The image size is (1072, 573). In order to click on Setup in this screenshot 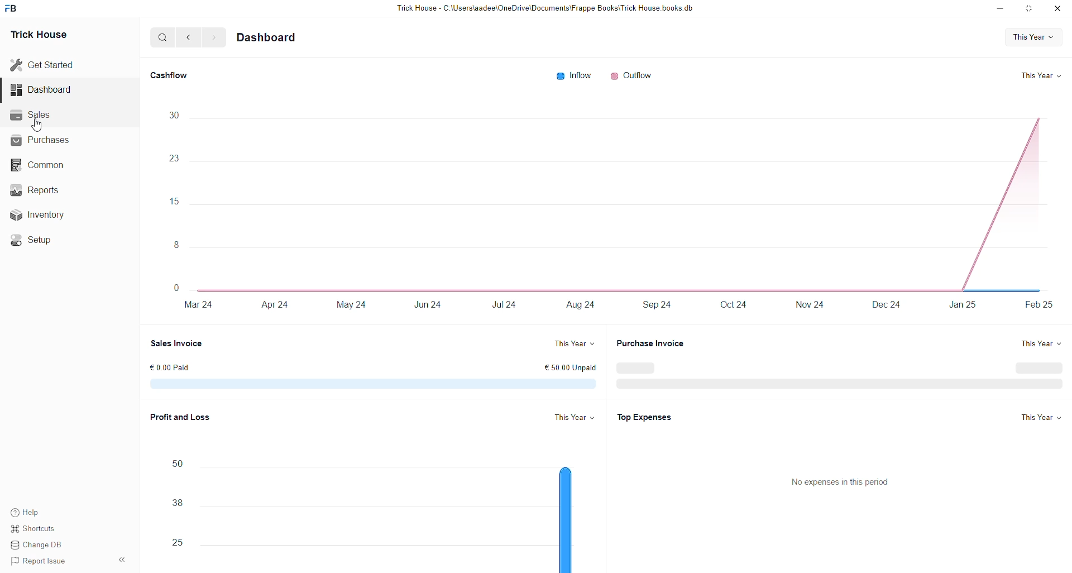, I will do `click(45, 240)`.